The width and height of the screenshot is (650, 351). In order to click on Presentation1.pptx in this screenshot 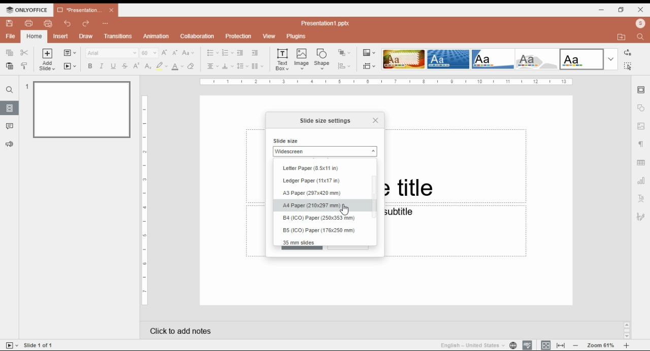, I will do `click(327, 23)`.